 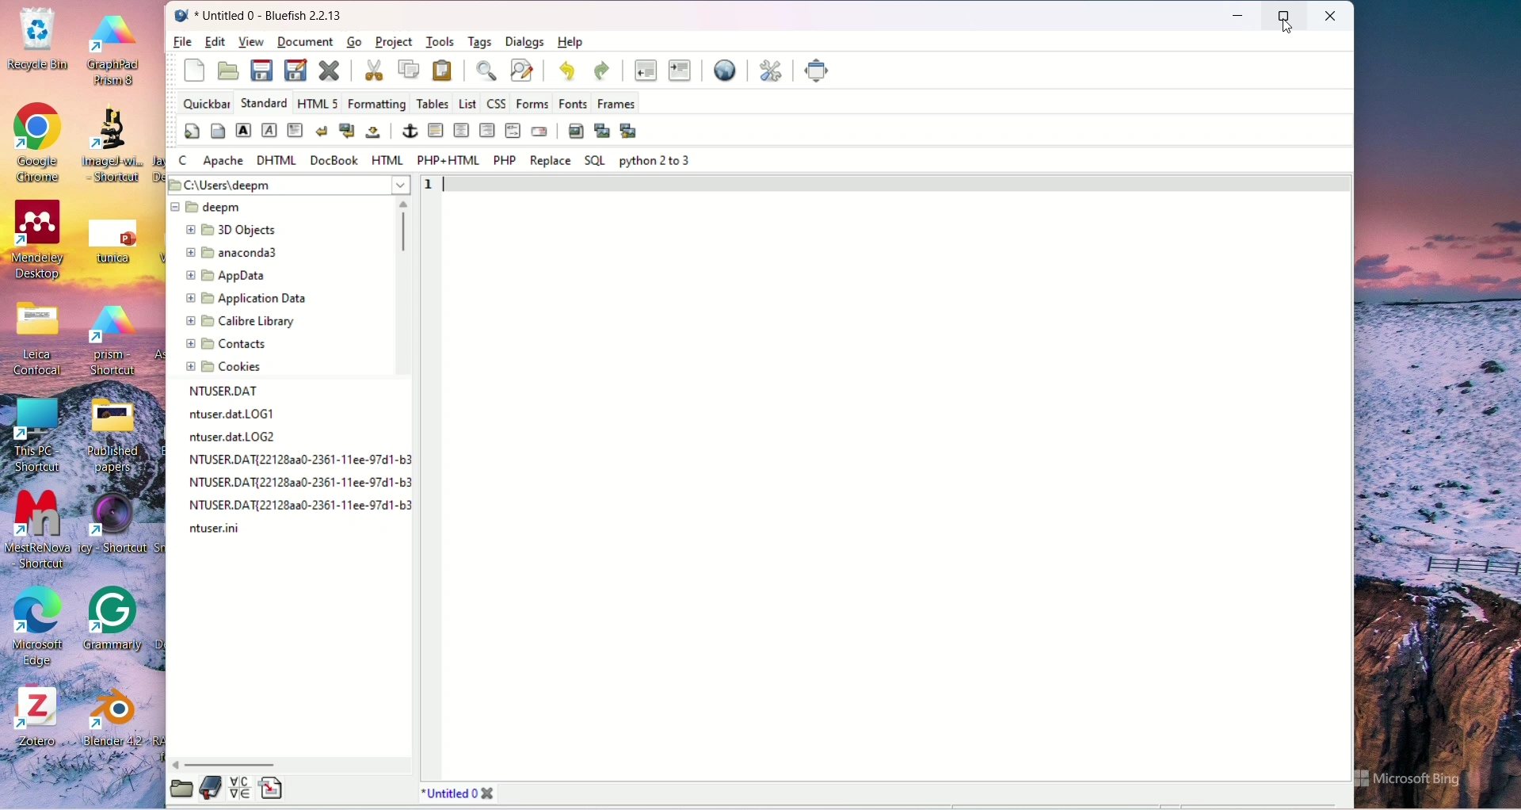 I want to click on multi-thumbnail, so click(x=631, y=131).